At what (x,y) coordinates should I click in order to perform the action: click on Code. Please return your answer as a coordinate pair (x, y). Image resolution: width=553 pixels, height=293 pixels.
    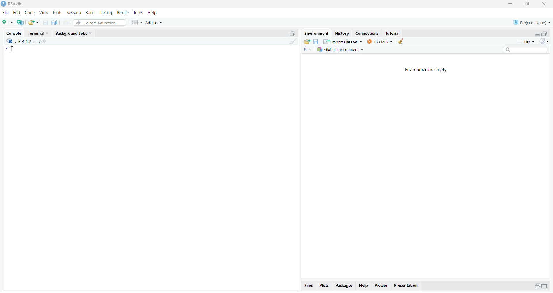
    Looking at the image, I should click on (29, 13).